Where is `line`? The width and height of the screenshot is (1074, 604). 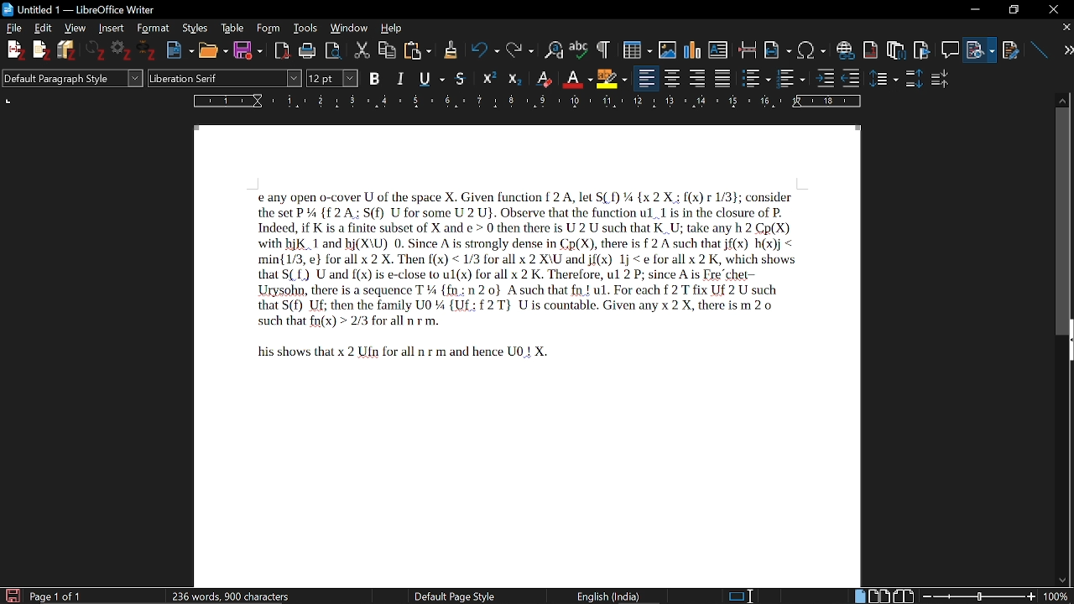 line is located at coordinates (1037, 47).